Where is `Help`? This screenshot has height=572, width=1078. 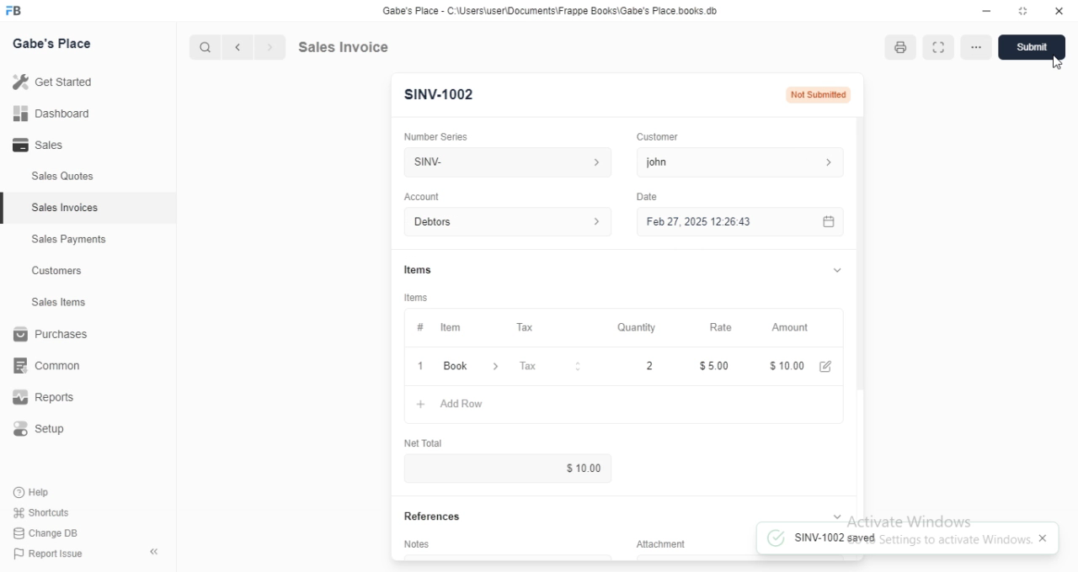
Help is located at coordinates (37, 492).